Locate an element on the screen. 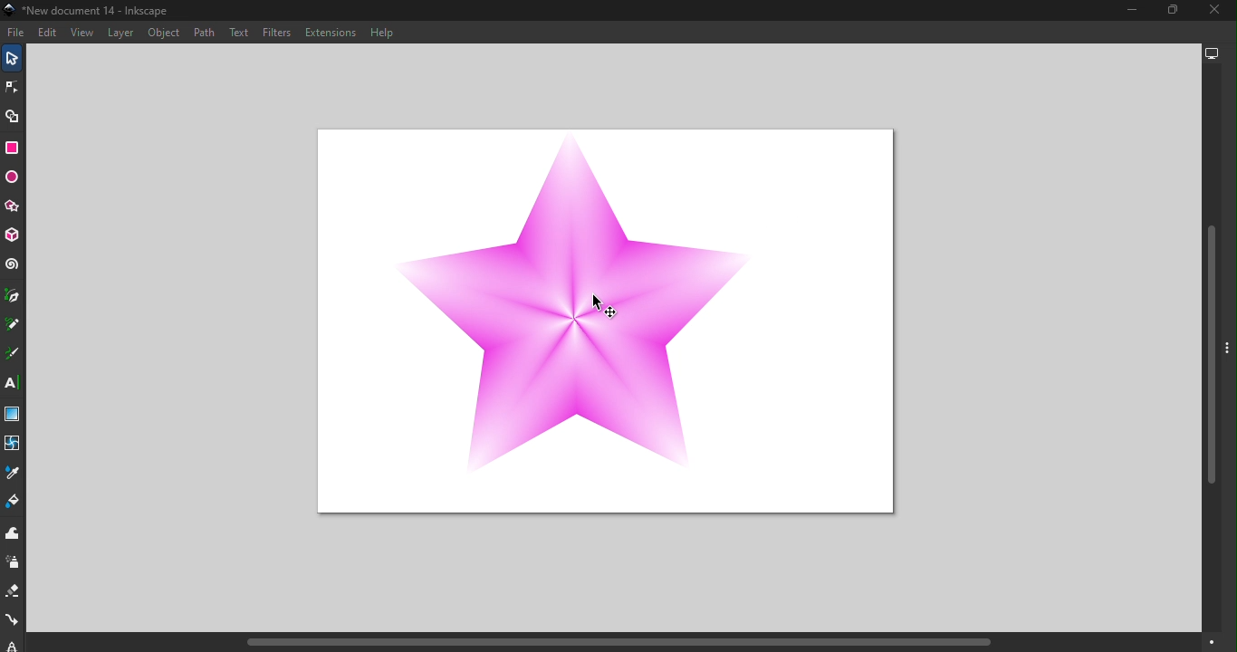 The height and width of the screenshot is (652, 1237). Dropper tool is located at coordinates (12, 472).